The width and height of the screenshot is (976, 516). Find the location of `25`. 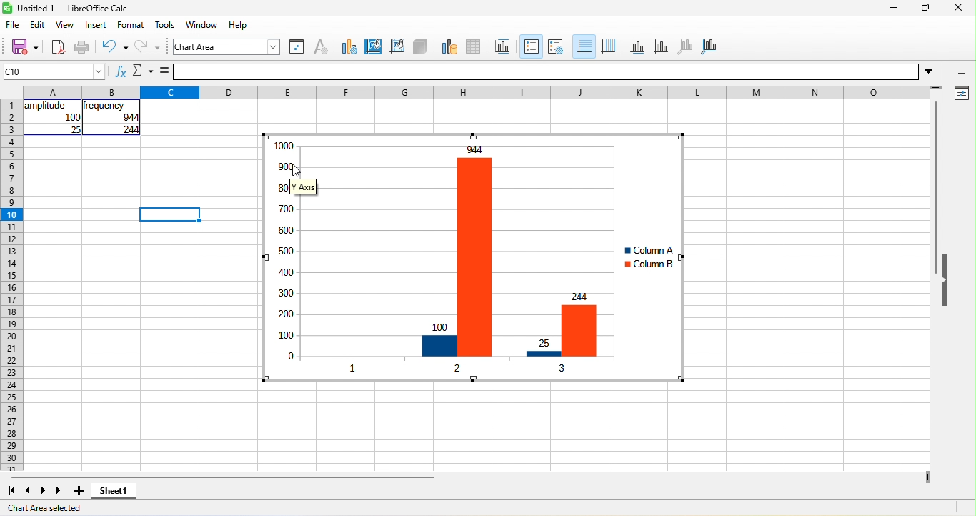

25 is located at coordinates (74, 129).